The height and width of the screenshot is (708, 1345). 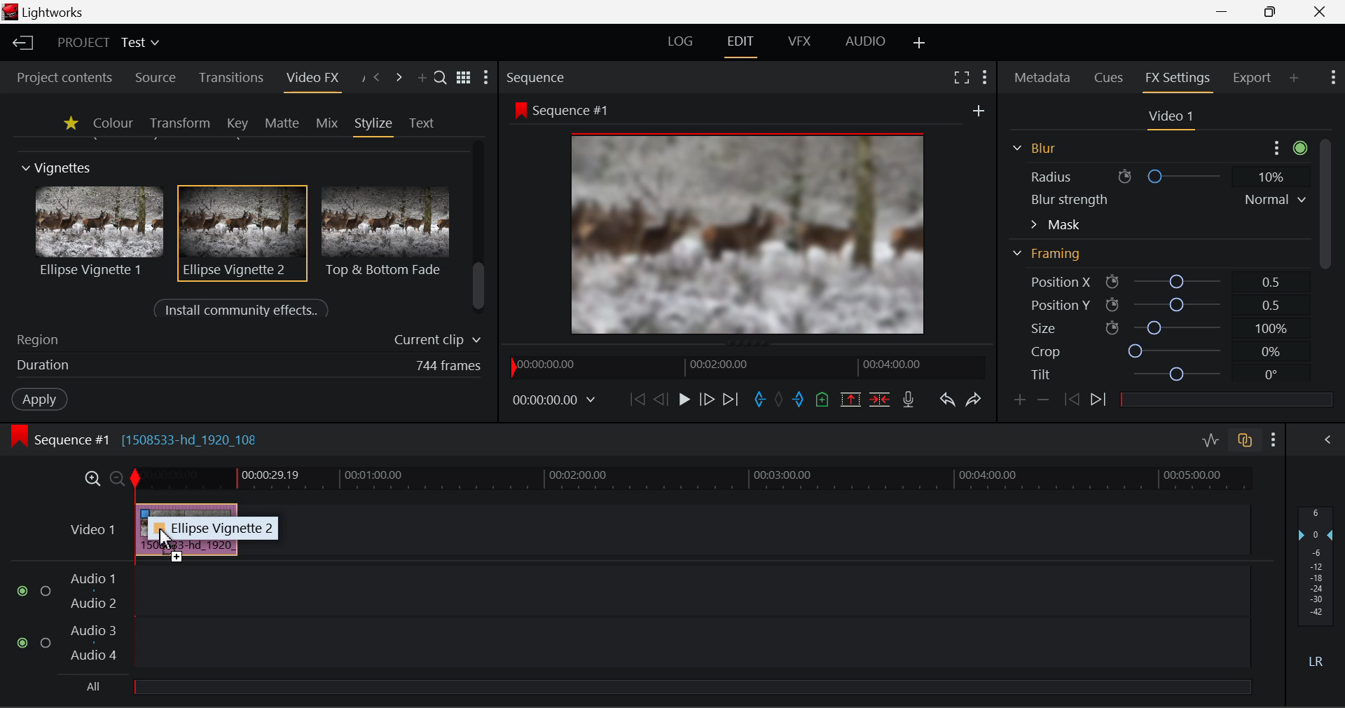 I want to click on Sequence #1 Edit Timeline, so click(x=139, y=438).